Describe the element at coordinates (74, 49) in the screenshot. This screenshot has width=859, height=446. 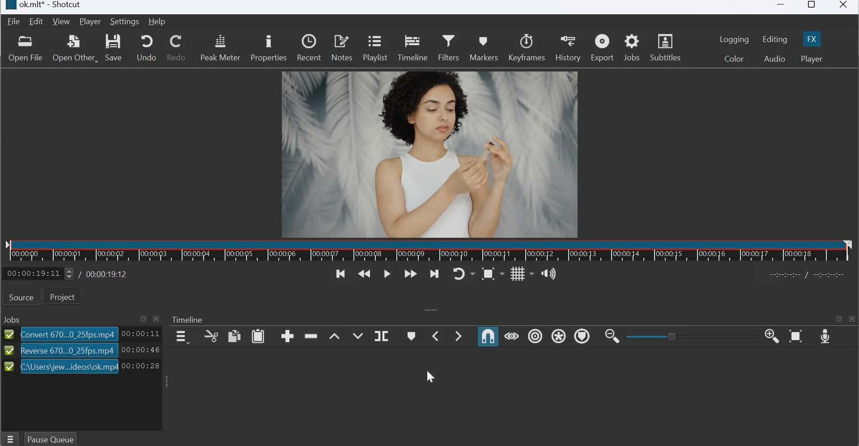
I see `Open other` at that location.